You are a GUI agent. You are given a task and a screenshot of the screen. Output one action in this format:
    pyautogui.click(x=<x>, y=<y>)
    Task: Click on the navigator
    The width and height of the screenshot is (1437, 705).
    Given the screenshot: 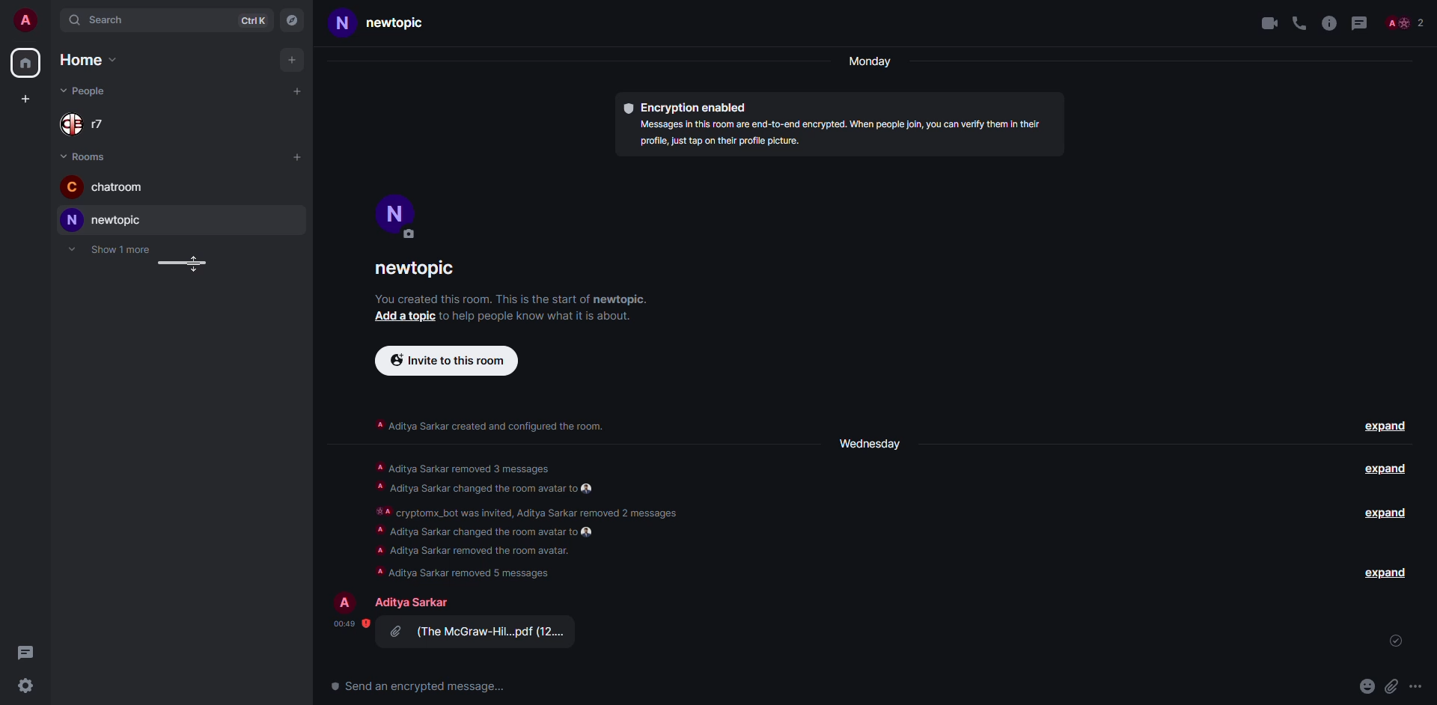 What is the action you would take?
    pyautogui.click(x=293, y=21)
    